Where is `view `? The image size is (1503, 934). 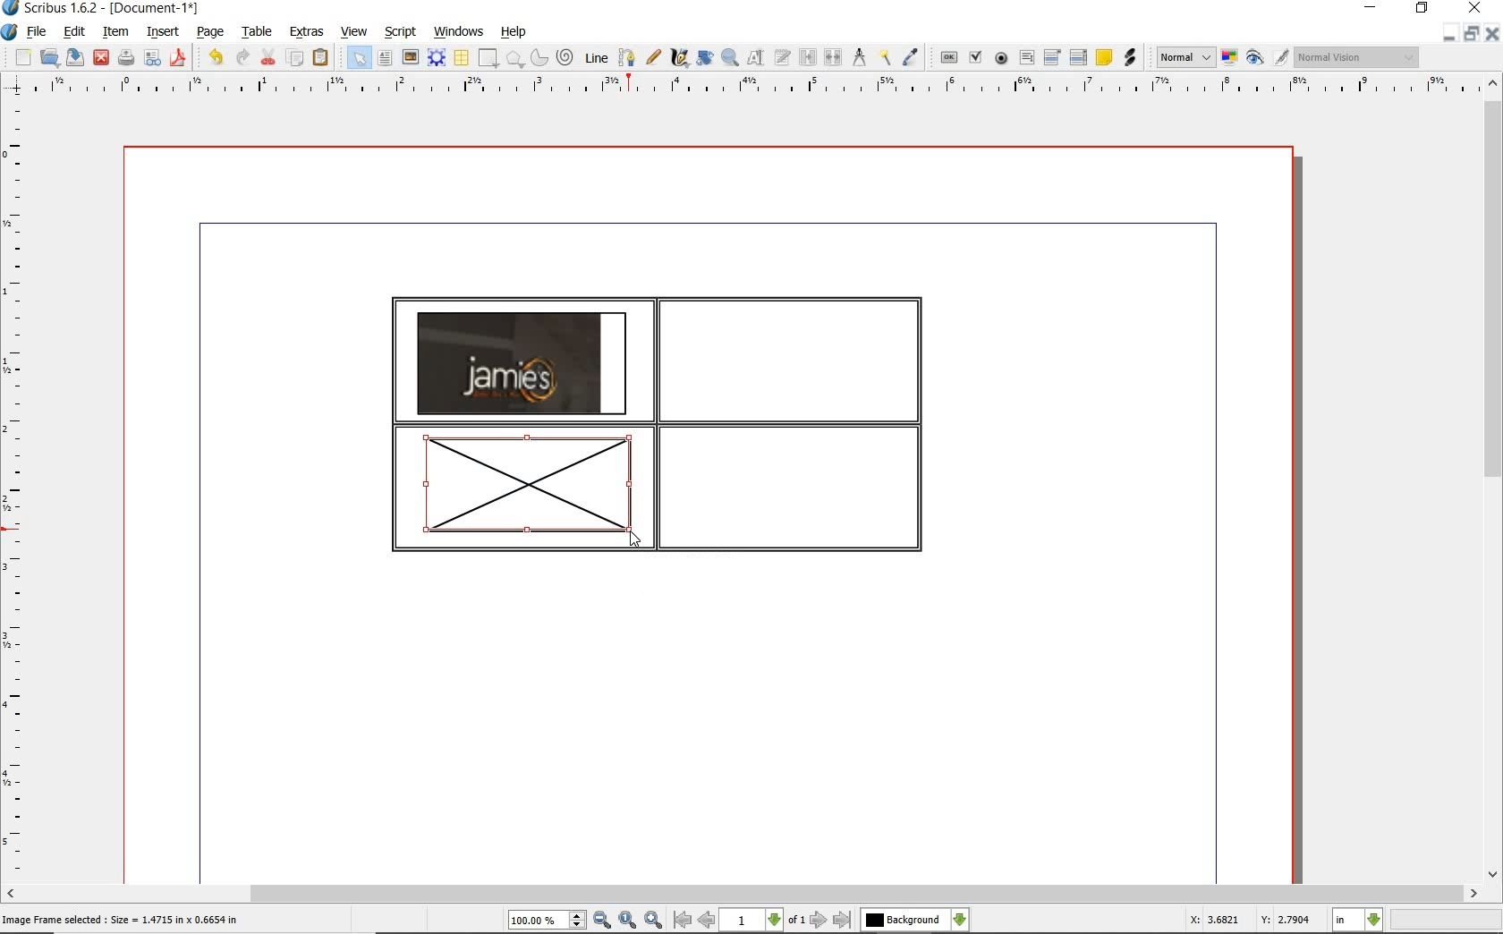
view  is located at coordinates (357, 32).